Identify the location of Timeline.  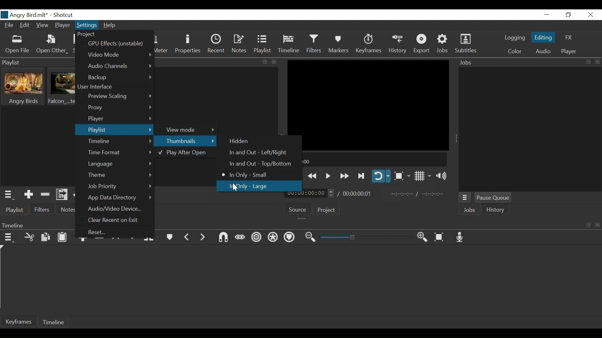
(120, 141).